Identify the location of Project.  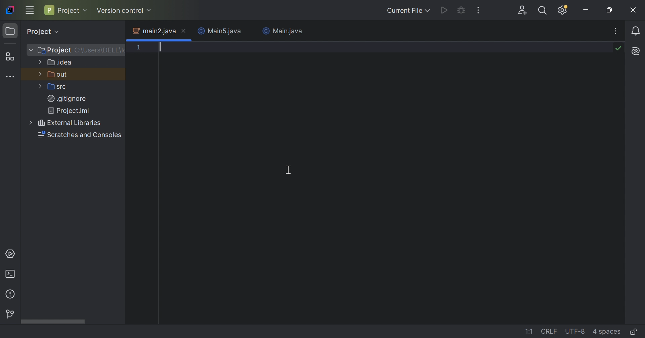
(45, 31).